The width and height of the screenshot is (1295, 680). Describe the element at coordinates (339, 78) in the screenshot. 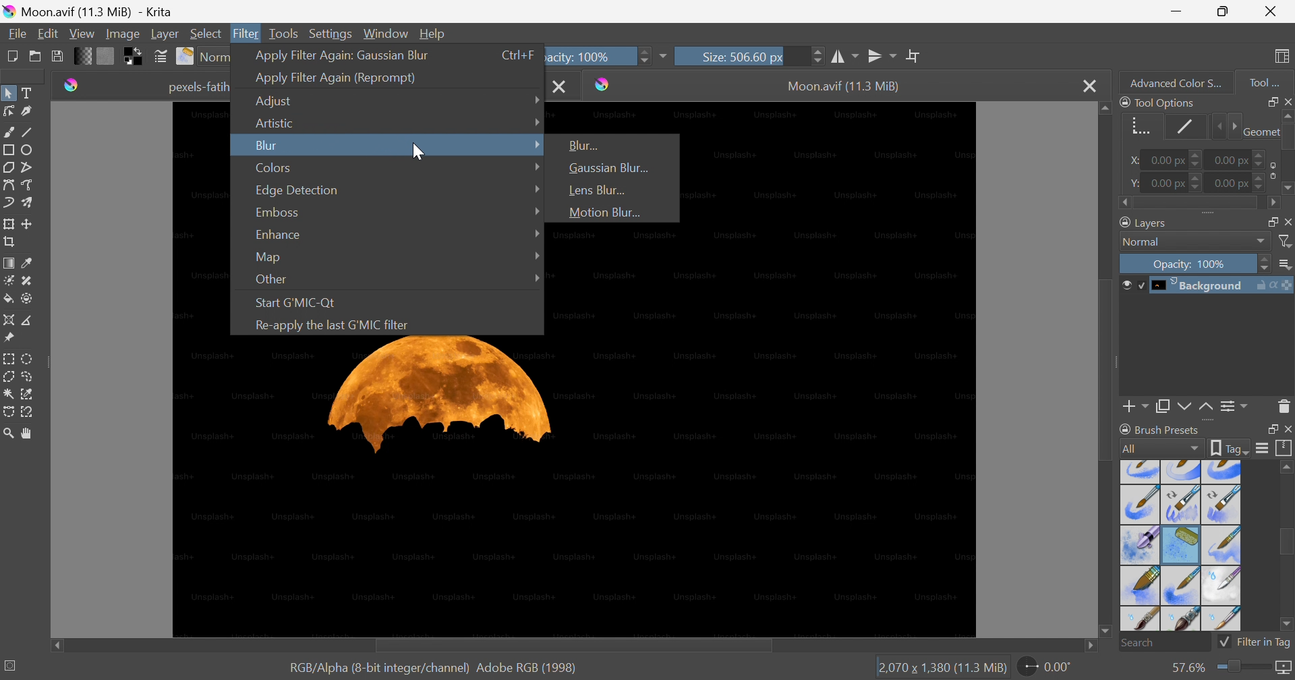

I see `Apply filter again (Reprompt)` at that location.